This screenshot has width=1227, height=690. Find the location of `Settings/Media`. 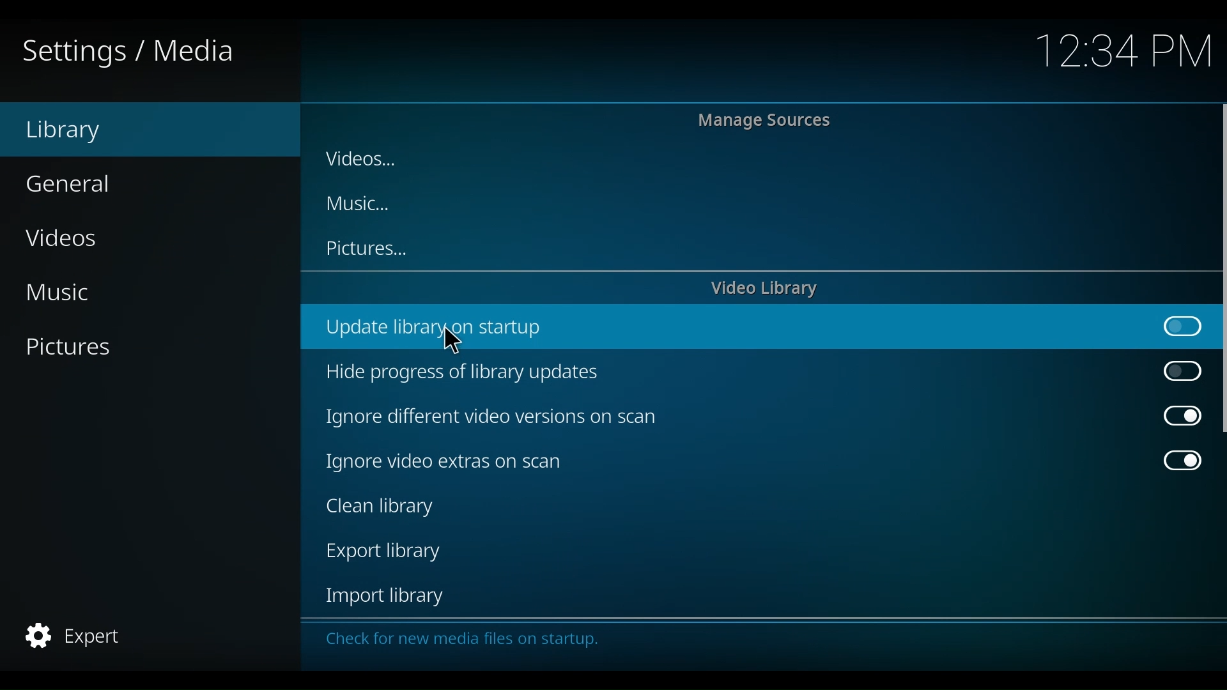

Settings/Media is located at coordinates (125, 54).